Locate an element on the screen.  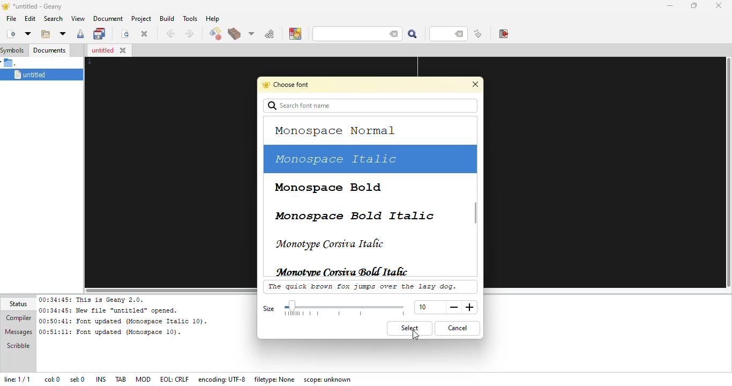
cursor is located at coordinates (417, 336).